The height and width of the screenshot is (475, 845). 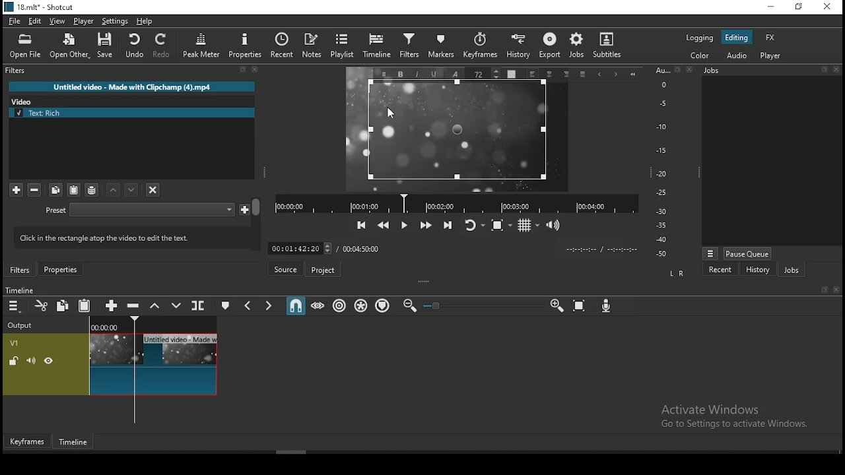 I want to click on previous marker, so click(x=250, y=304).